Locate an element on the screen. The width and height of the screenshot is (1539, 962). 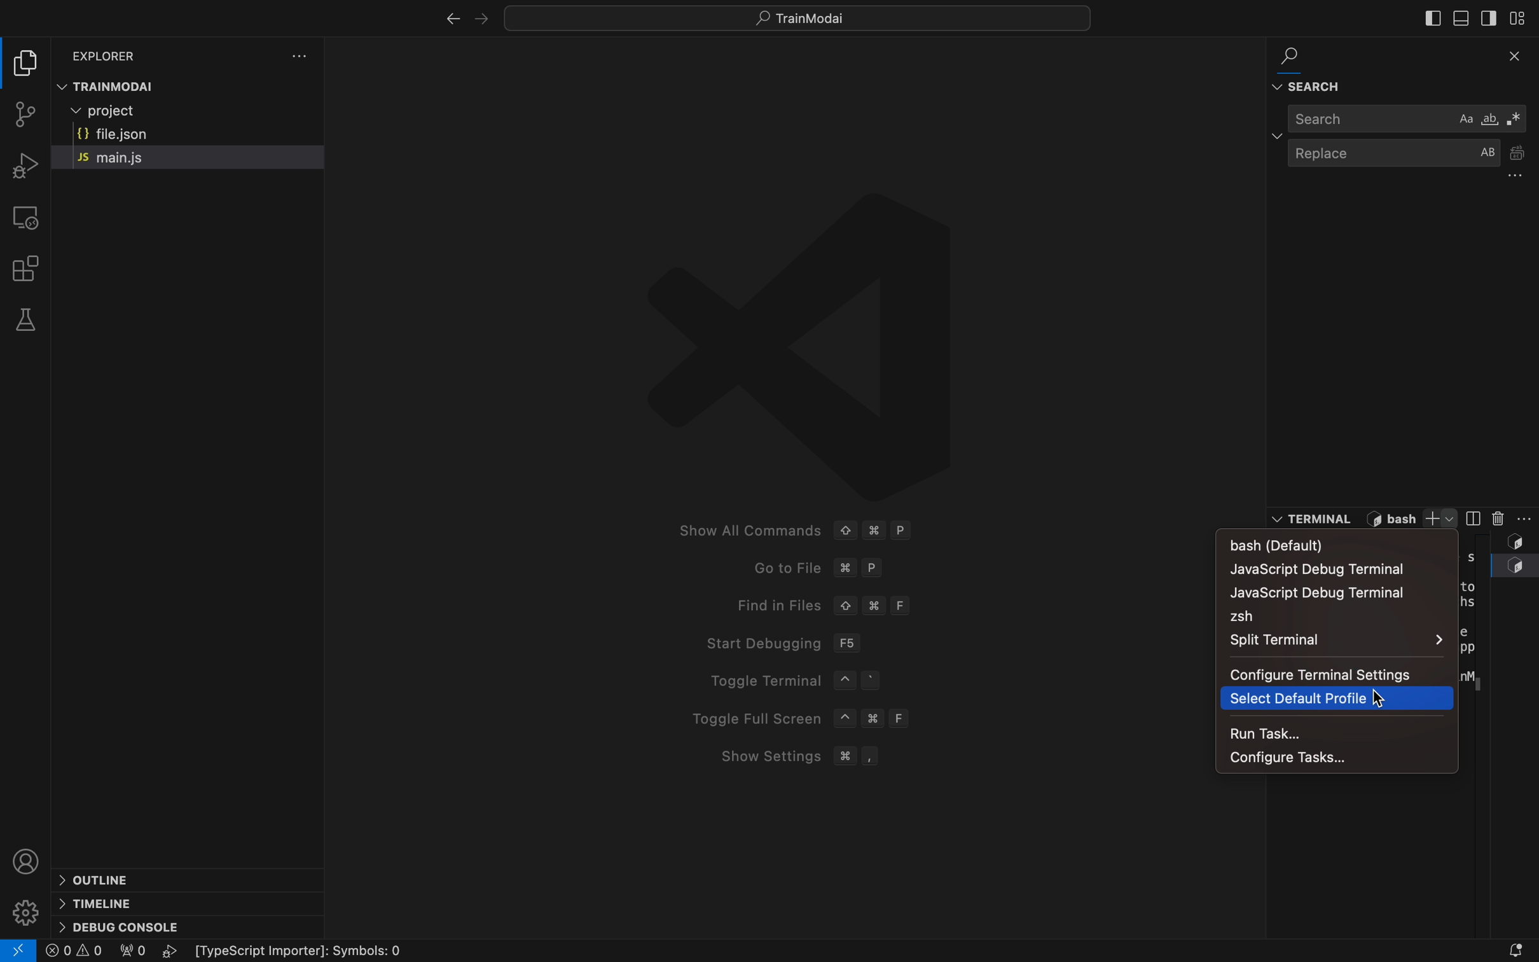
Logo is located at coordinates (803, 340).